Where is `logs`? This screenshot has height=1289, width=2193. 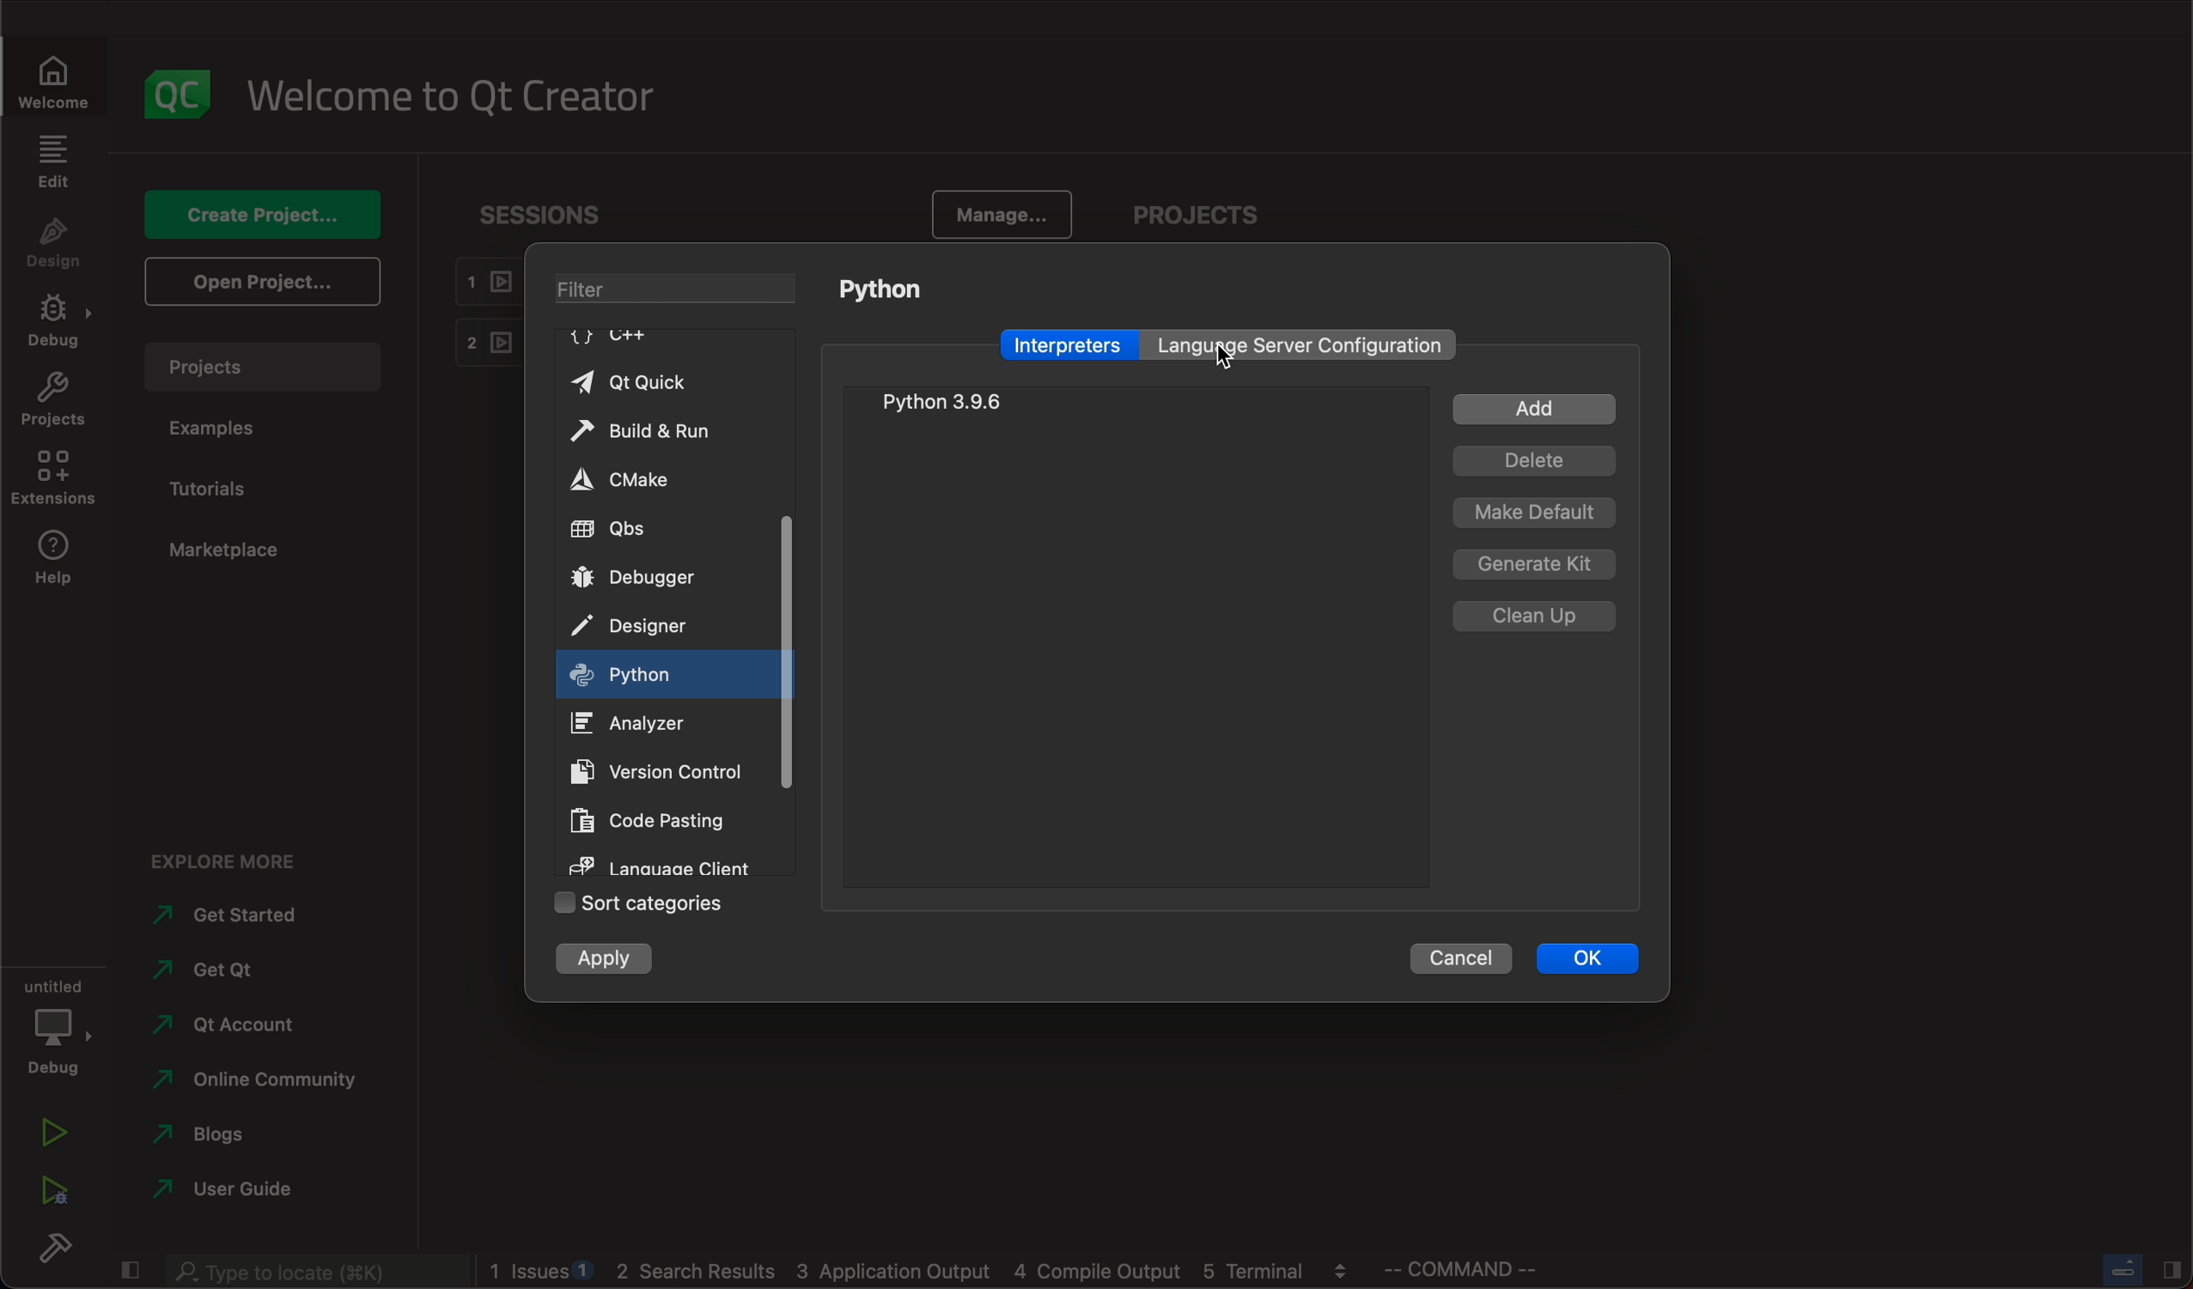 logs is located at coordinates (919, 1270).